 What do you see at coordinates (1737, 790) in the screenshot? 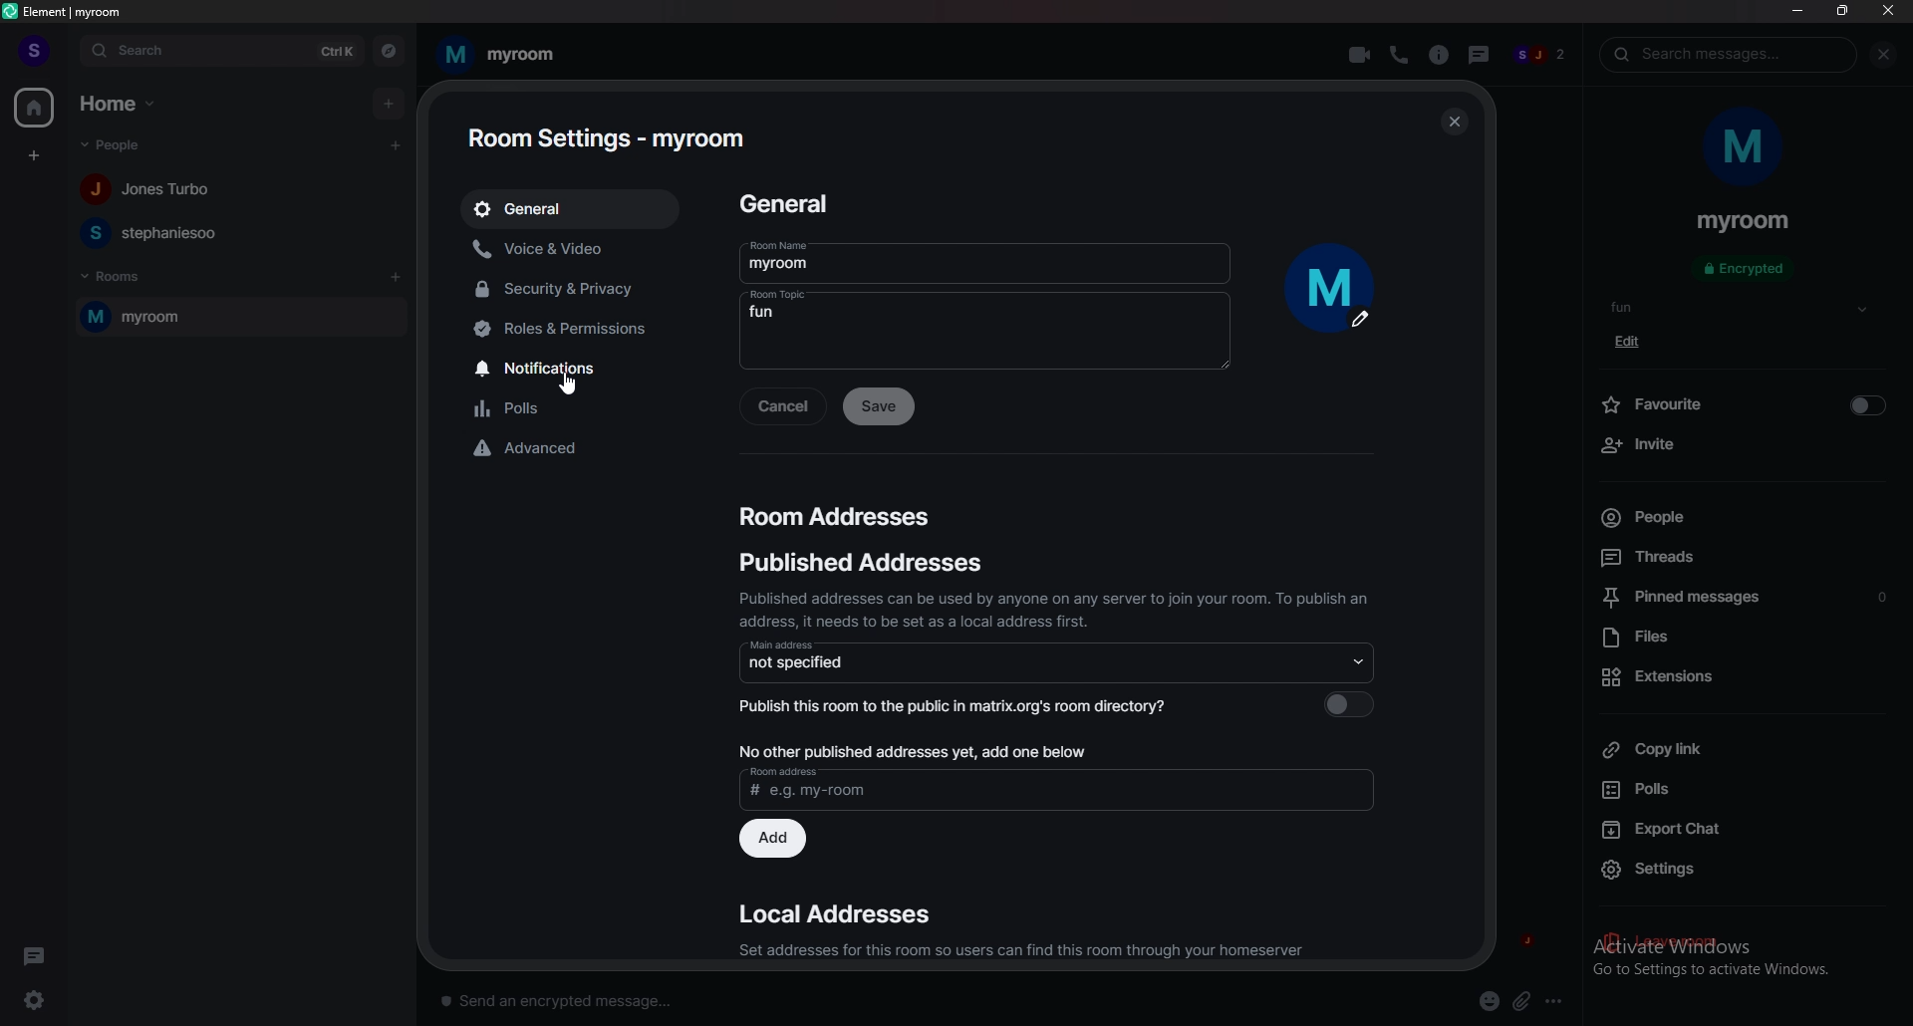
I see `polls` at bounding box center [1737, 790].